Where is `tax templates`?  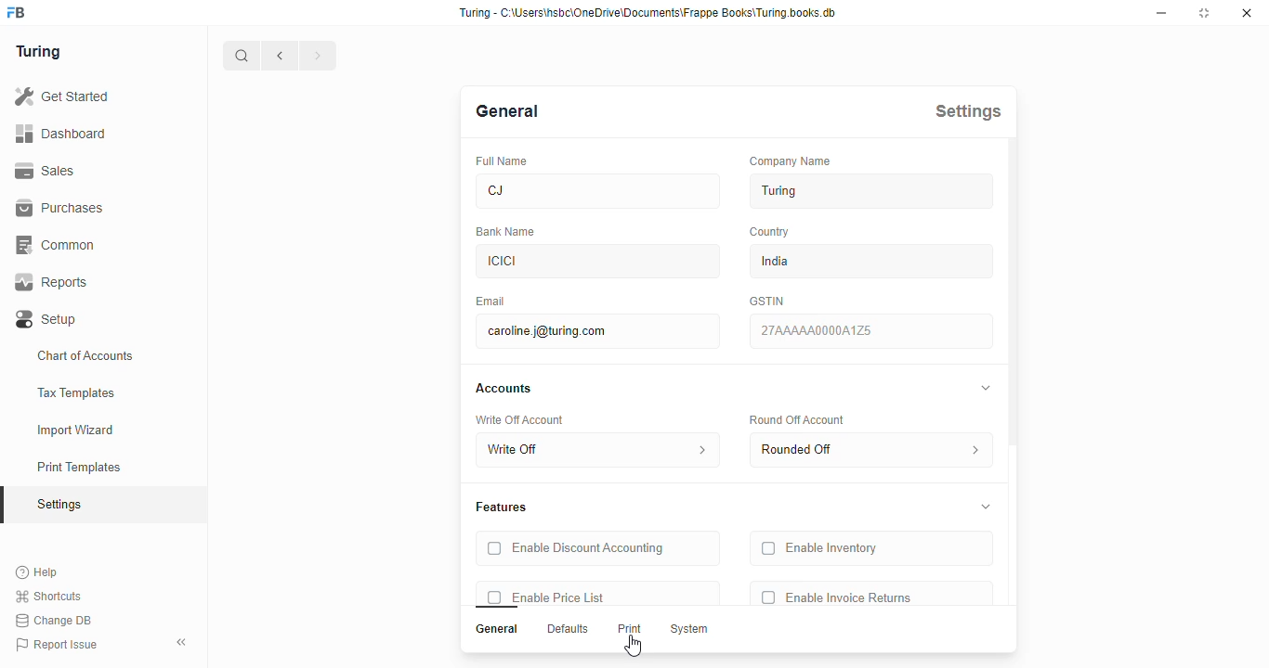
tax templates is located at coordinates (75, 392).